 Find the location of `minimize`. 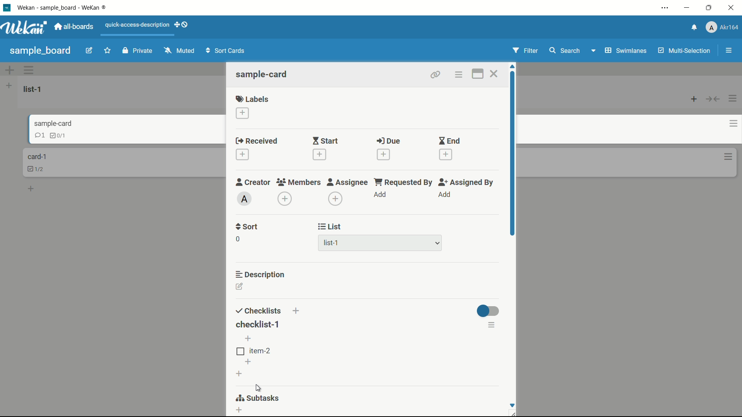

minimize is located at coordinates (688, 8).